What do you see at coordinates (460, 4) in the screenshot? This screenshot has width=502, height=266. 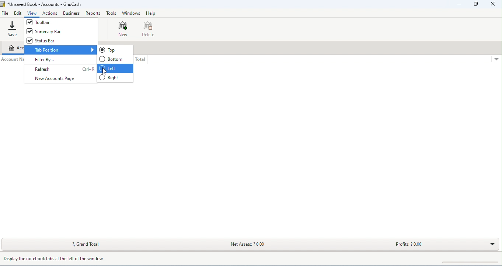 I see `minimize` at bounding box center [460, 4].